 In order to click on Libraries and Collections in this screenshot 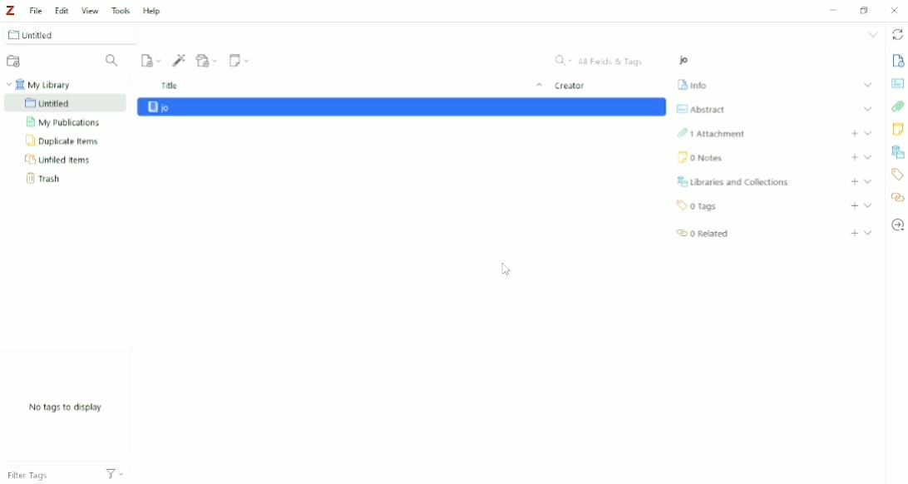, I will do `click(897, 153)`.